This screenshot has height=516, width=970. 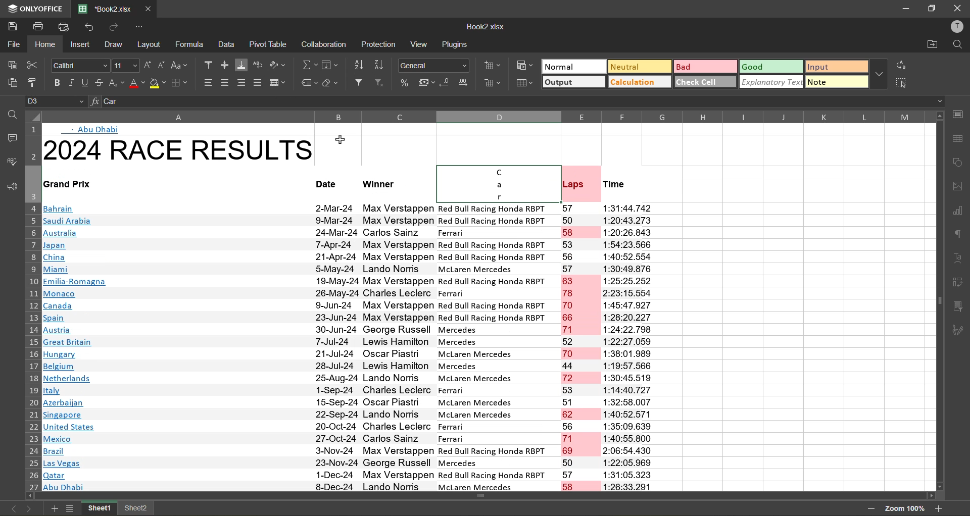 What do you see at coordinates (100, 508) in the screenshot?
I see `sheet 1` at bounding box center [100, 508].